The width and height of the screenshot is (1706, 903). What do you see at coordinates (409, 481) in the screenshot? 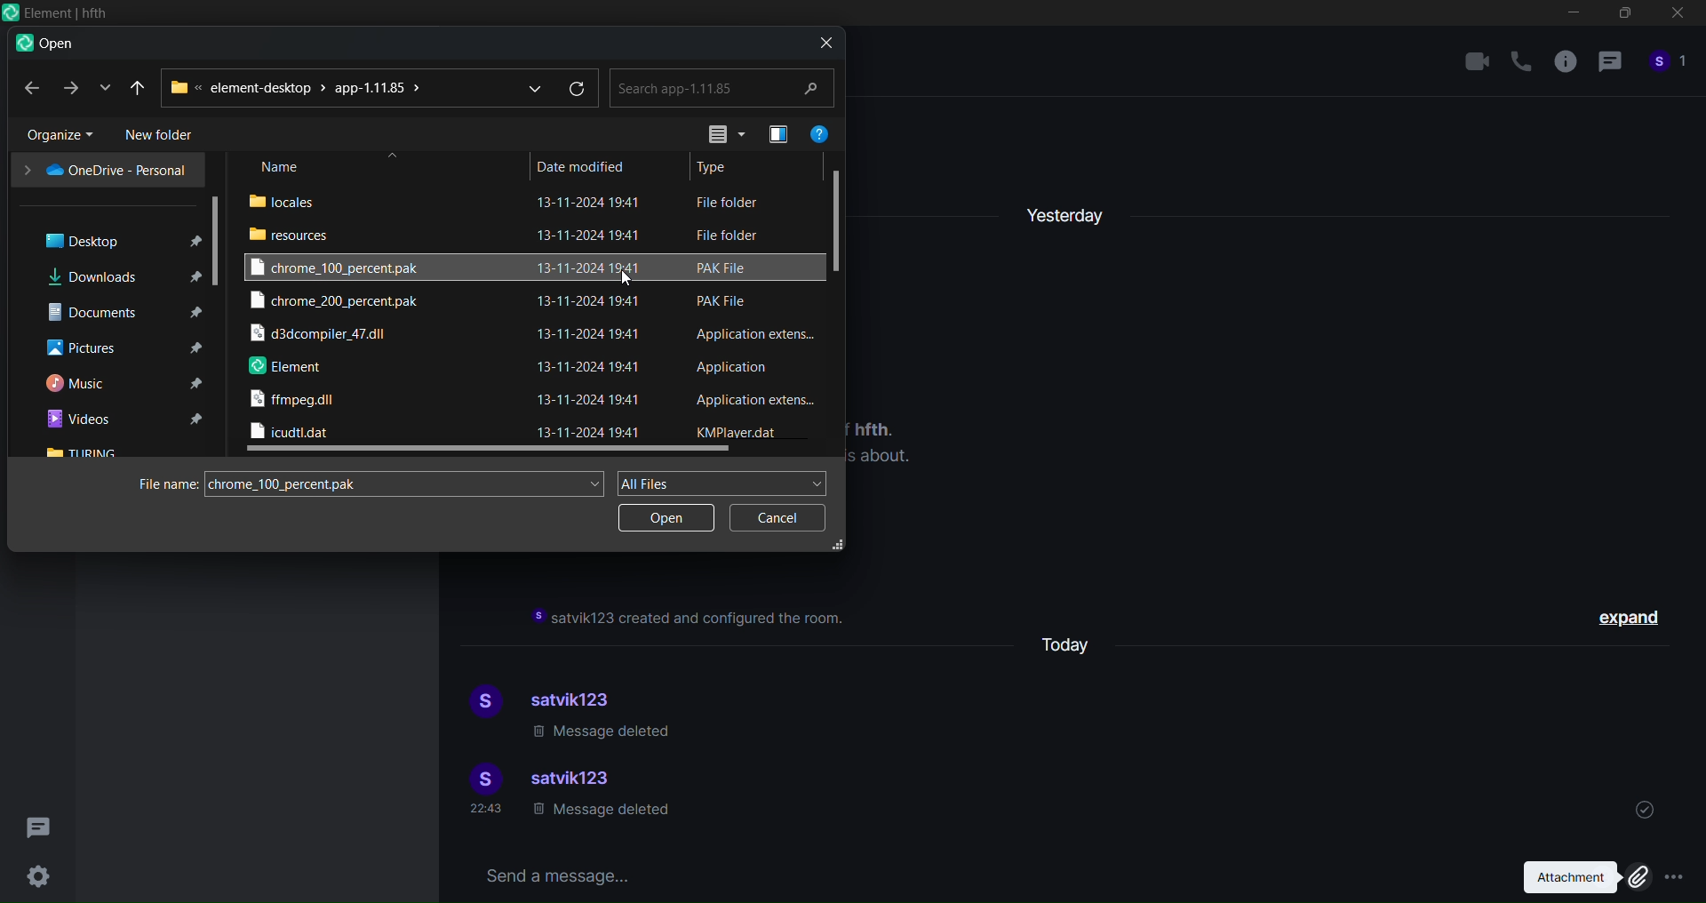
I see `search file name` at bounding box center [409, 481].